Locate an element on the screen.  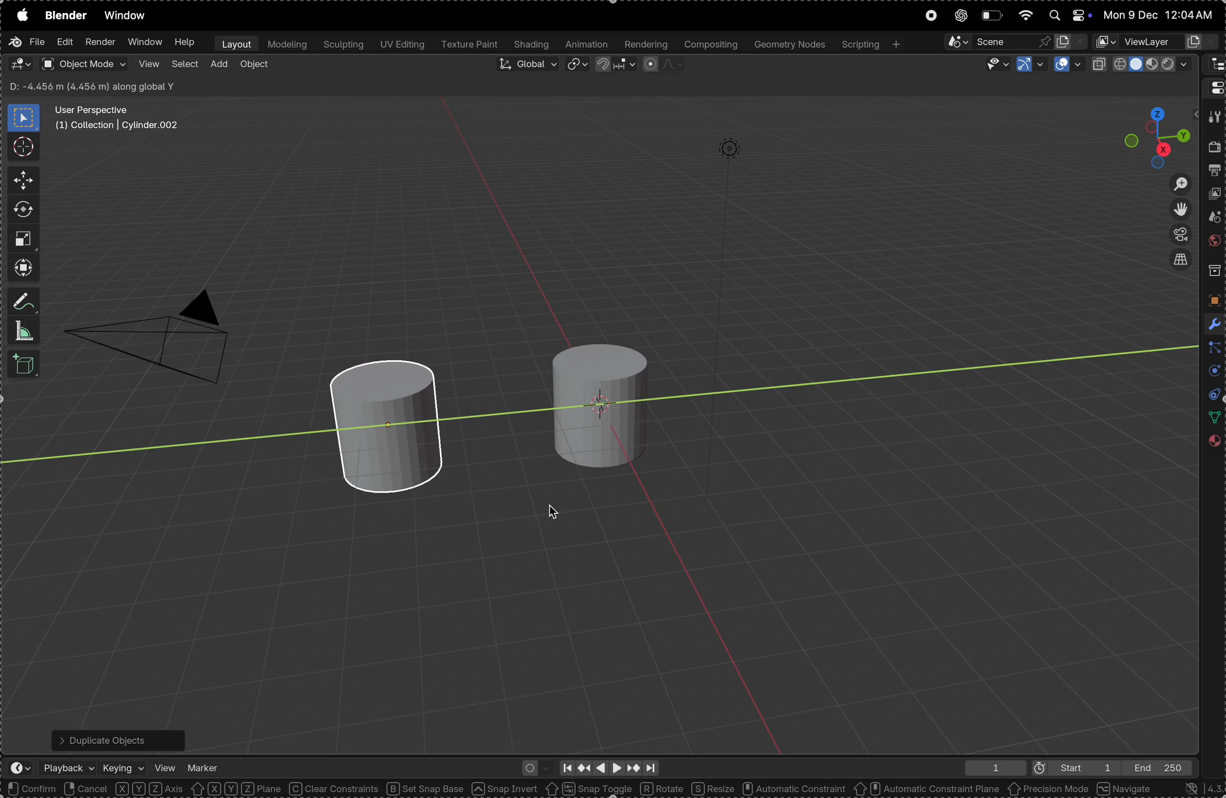
Window is located at coordinates (128, 16).